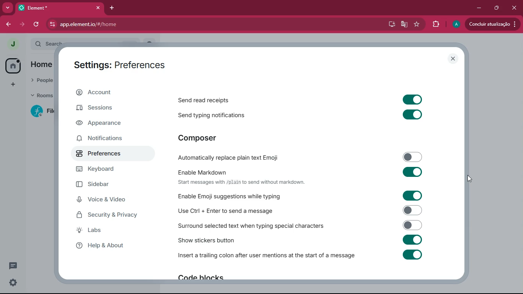 The width and height of the screenshot is (523, 294). I want to click on add tab, so click(113, 8).